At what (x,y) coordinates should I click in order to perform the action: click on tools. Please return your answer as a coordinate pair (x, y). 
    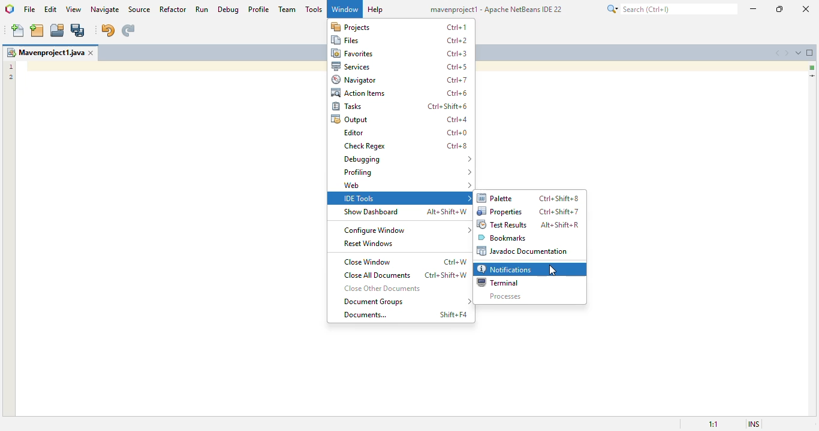
    Looking at the image, I should click on (314, 9).